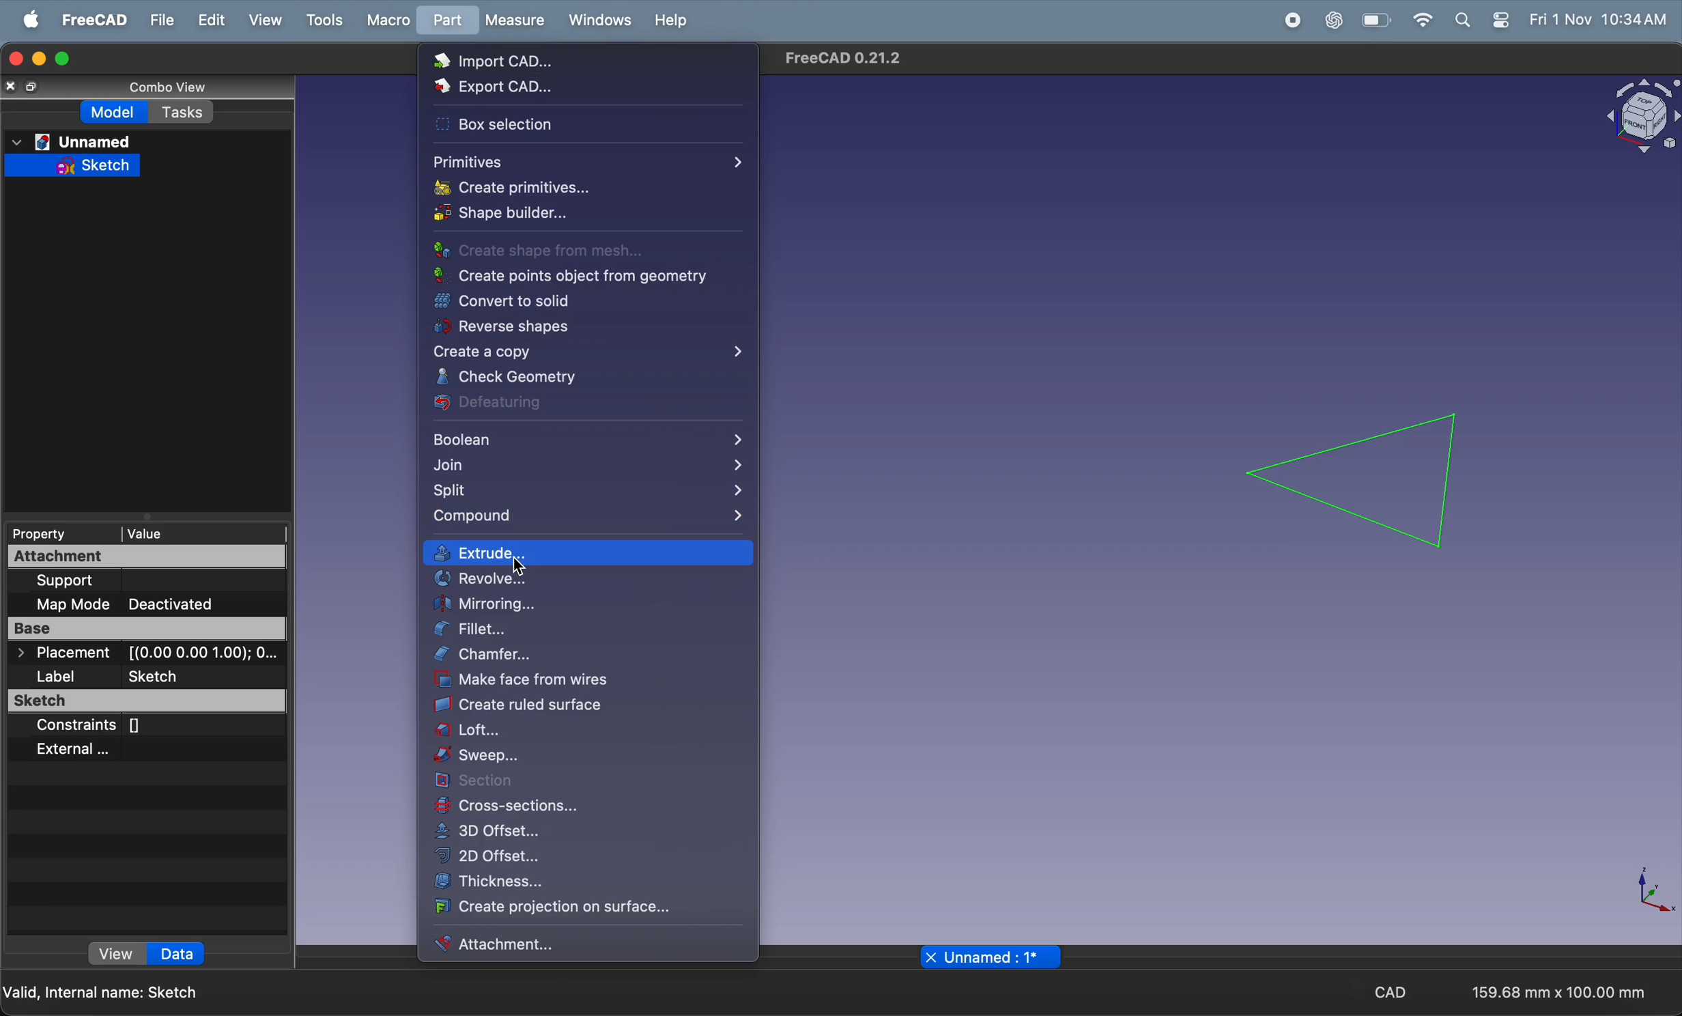  I want to click on 3d offset, so click(588, 832).